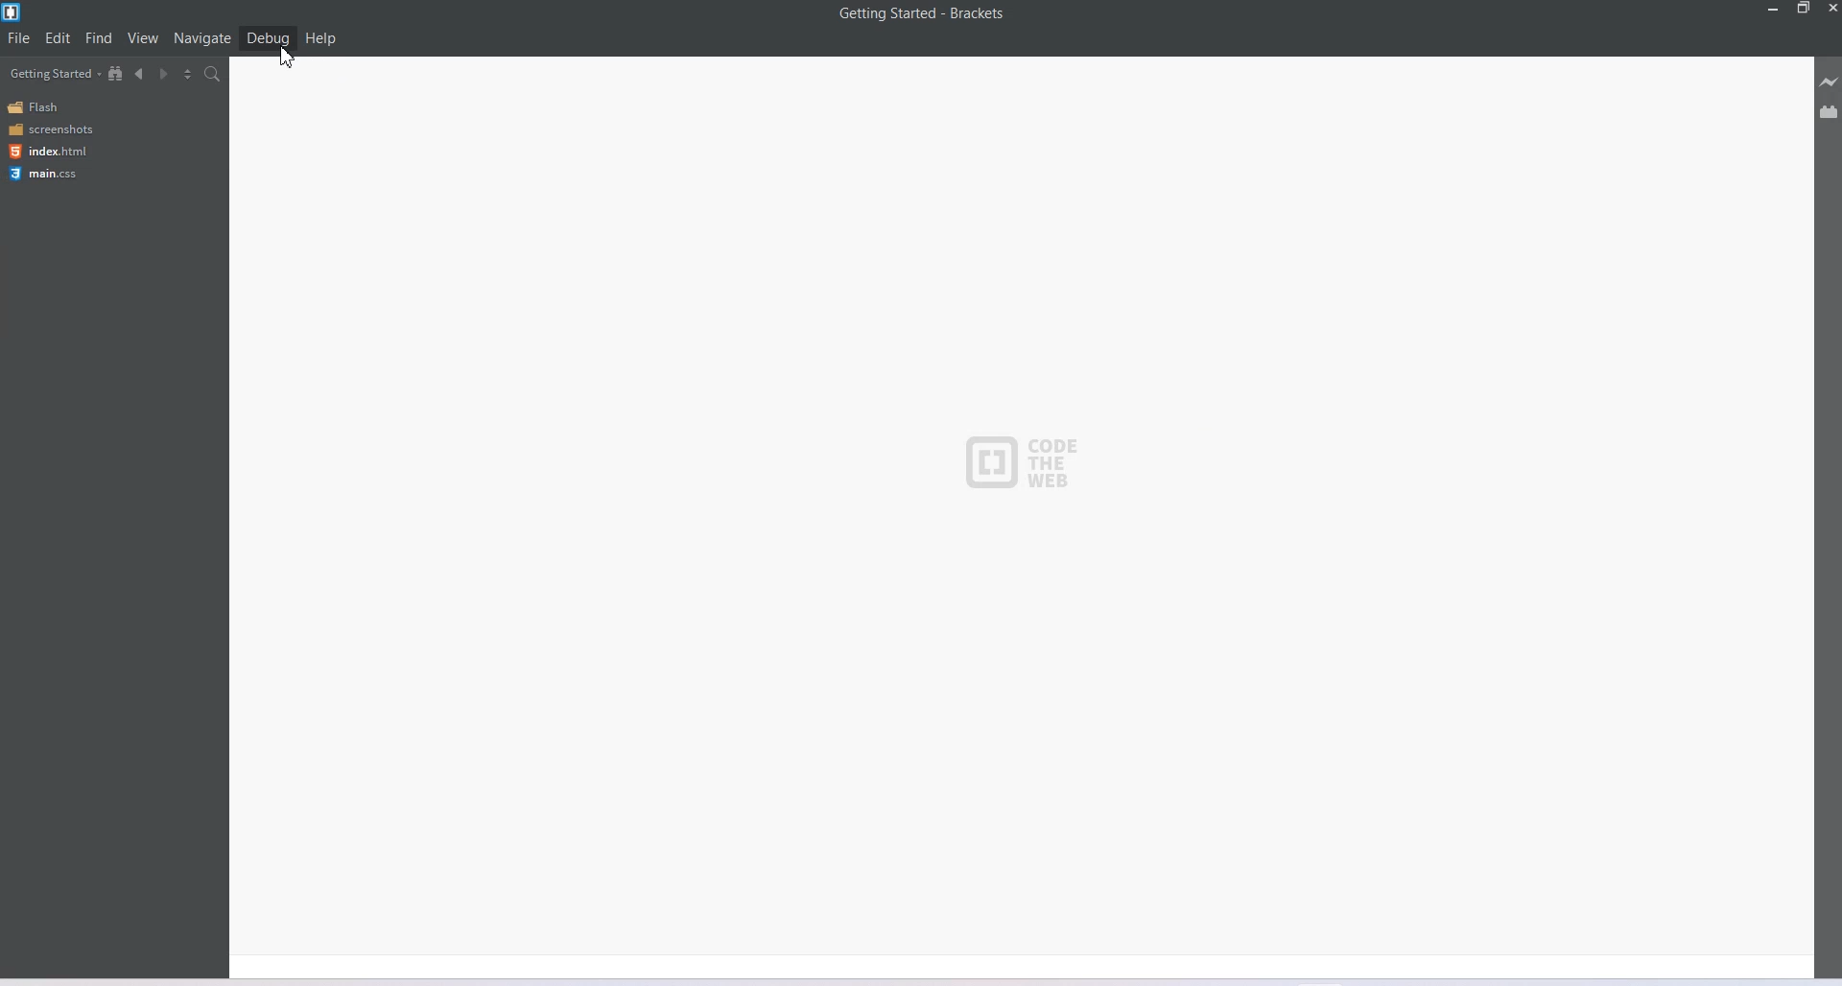 The image size is (1842, 986). What do you see at coordinates (213, 74) in the screenshot?
I see `Find in Files` at bounding box center [213, 74].